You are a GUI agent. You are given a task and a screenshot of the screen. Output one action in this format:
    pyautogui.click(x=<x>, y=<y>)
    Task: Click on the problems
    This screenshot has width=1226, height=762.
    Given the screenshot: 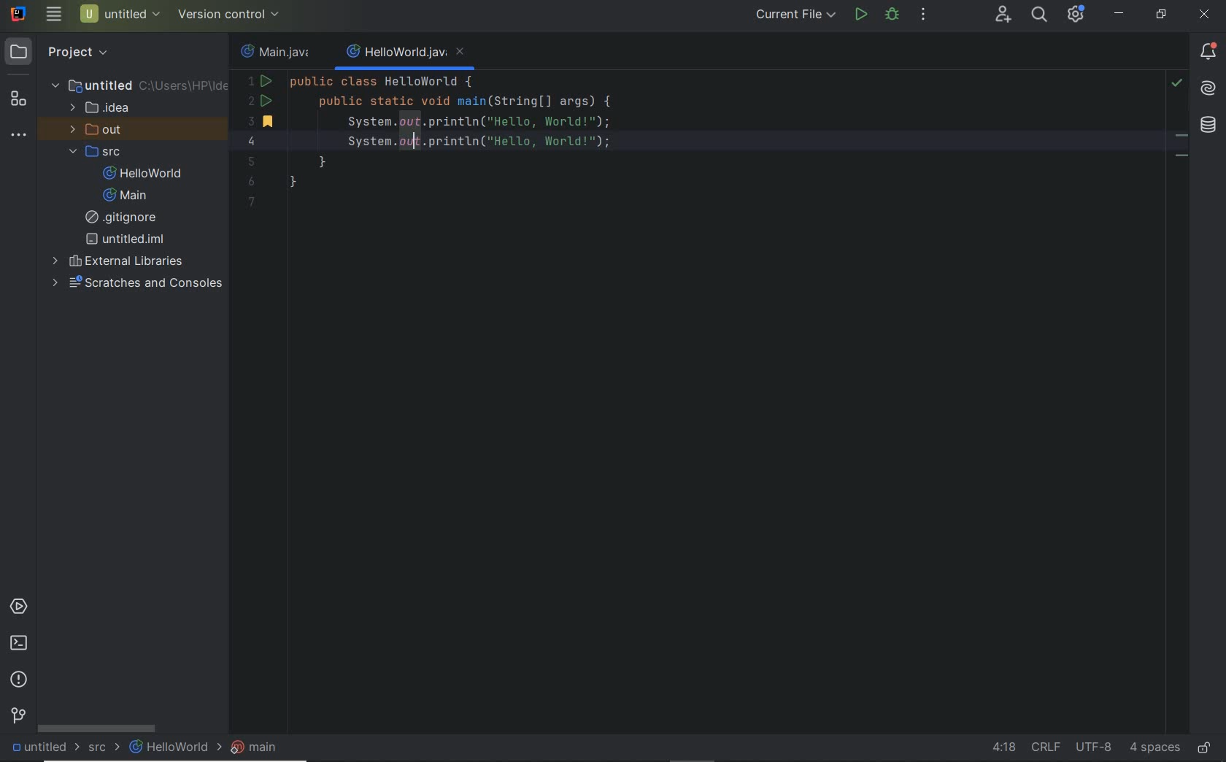 What is the action you would take?
    pyautogui.click(x=22, y=680)
    